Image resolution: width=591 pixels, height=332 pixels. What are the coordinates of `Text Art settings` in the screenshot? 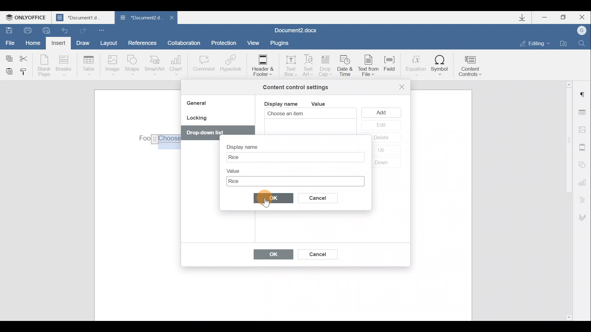 It's located at (584, 199).